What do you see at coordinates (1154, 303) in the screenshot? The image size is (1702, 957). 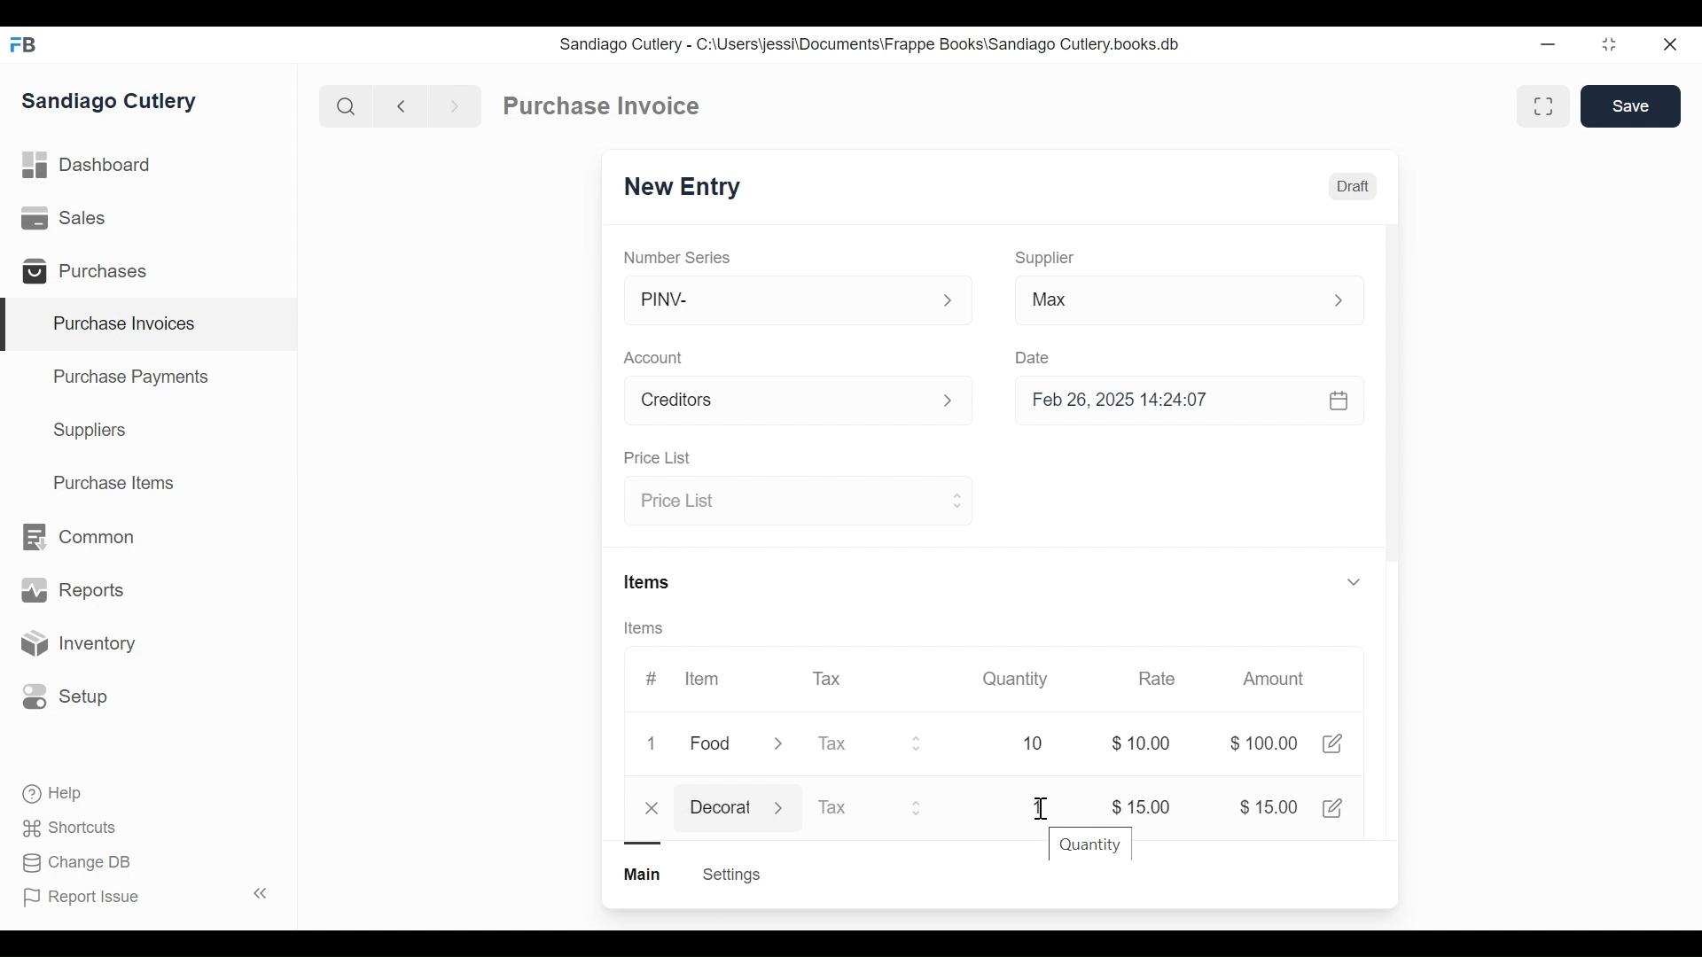 I see `Max` at bounding box center [1154, 303].